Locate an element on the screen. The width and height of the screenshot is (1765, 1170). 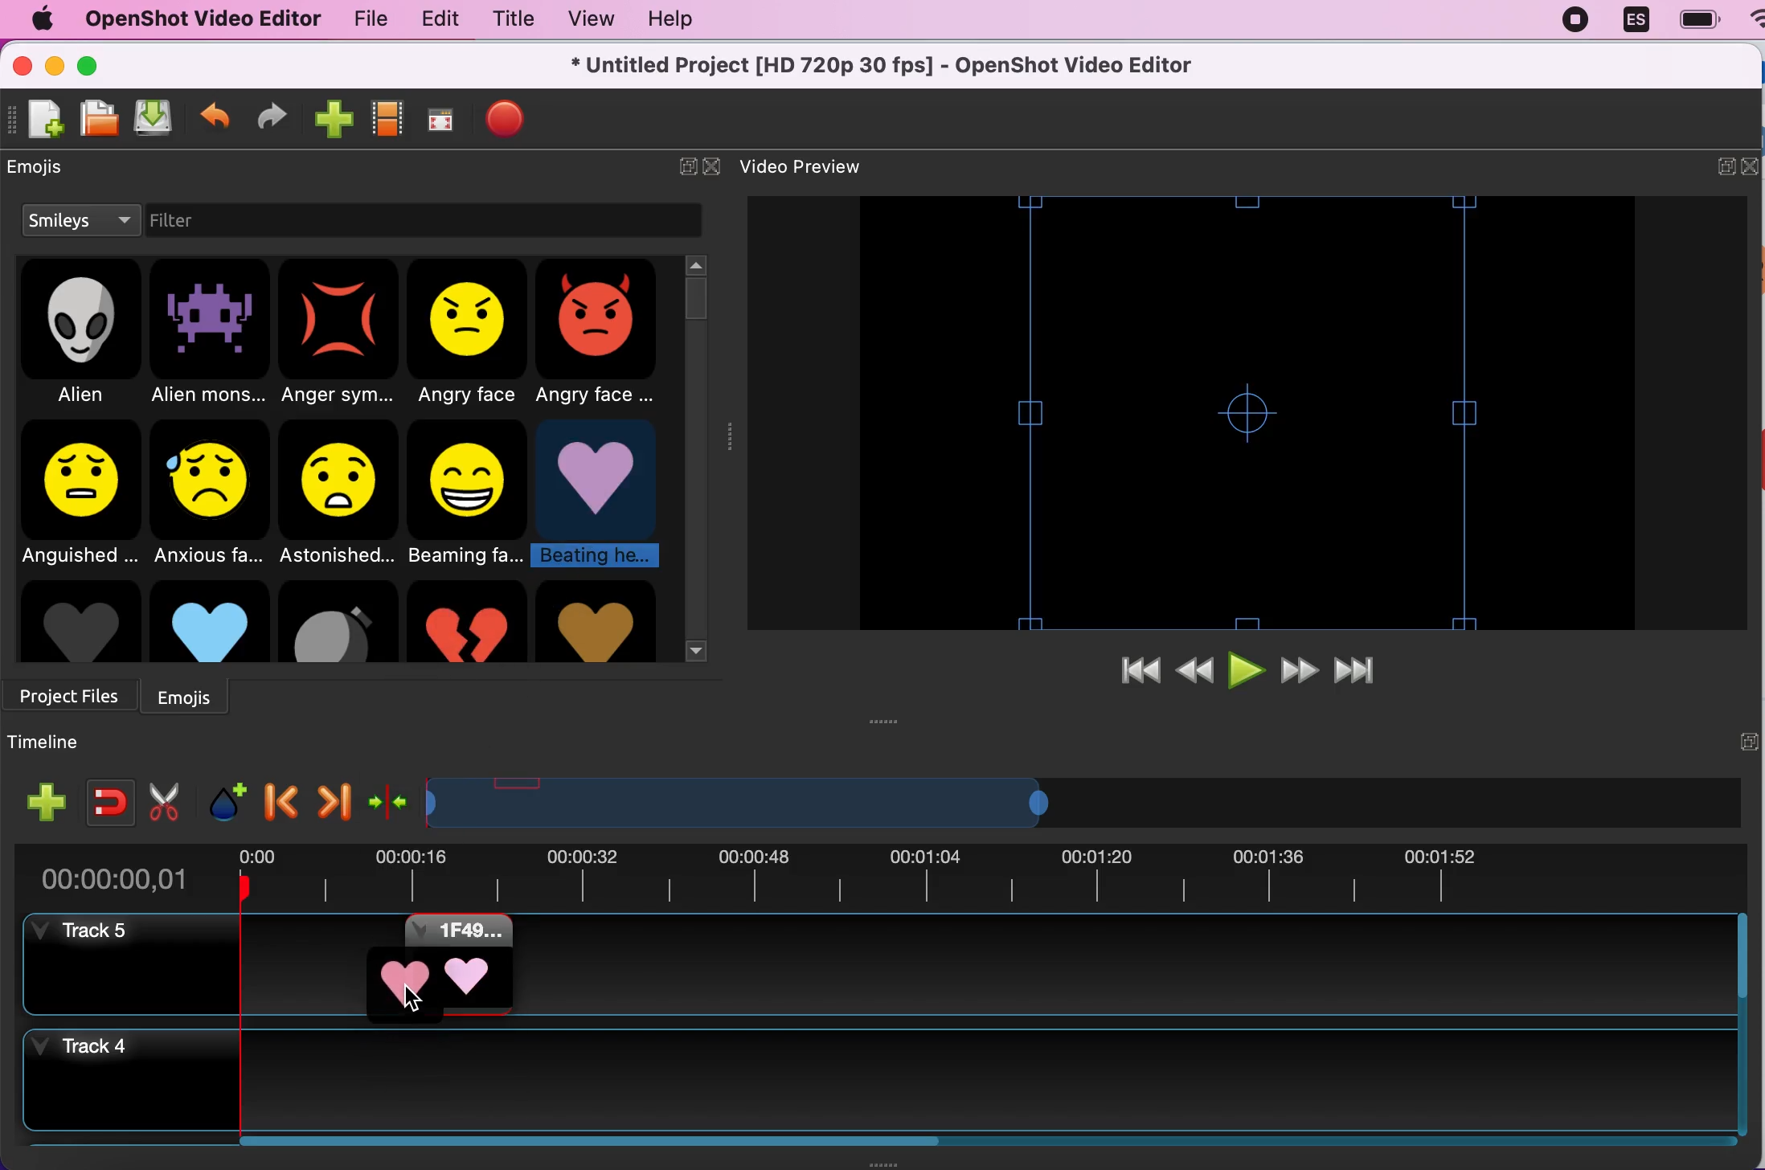
expand/hide is located at coordinates (1747, 740).